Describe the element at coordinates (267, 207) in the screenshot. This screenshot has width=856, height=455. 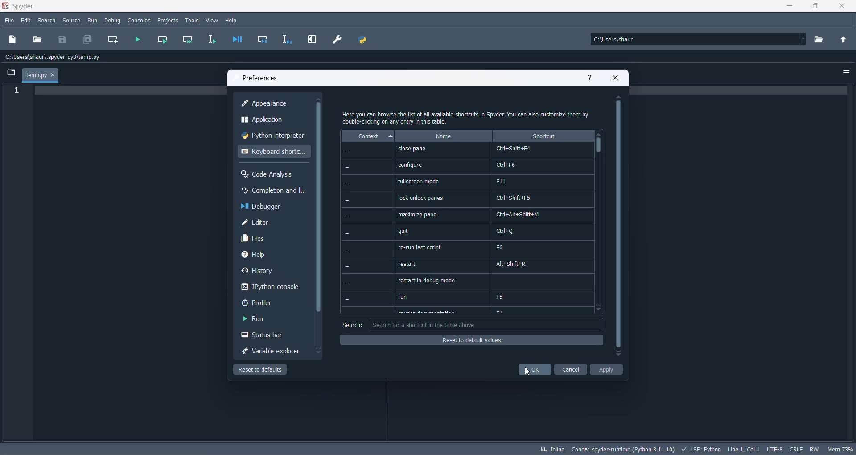
I see `debugger` at that location.